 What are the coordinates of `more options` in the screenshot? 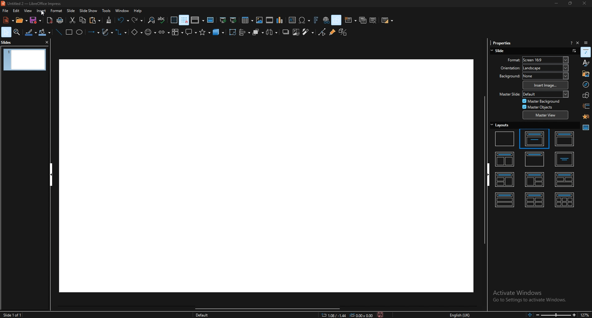 It's located at (574, 51).